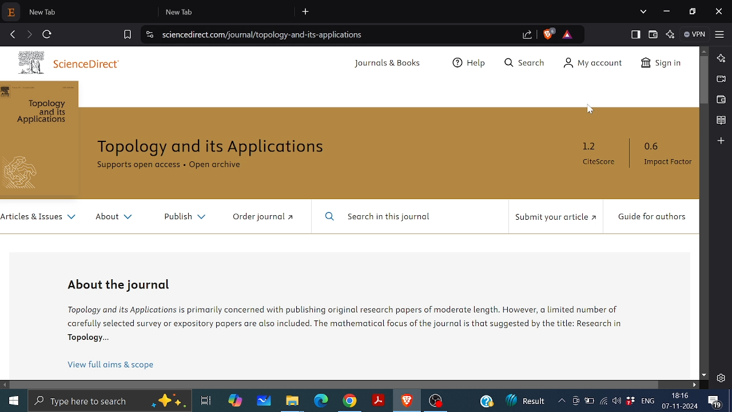 The width and height of the screenshot is (732, 412). What do you see at coordinates (634, 34) in the screenshot?
I see `Show sidebar` at bounding box center [634, 34].